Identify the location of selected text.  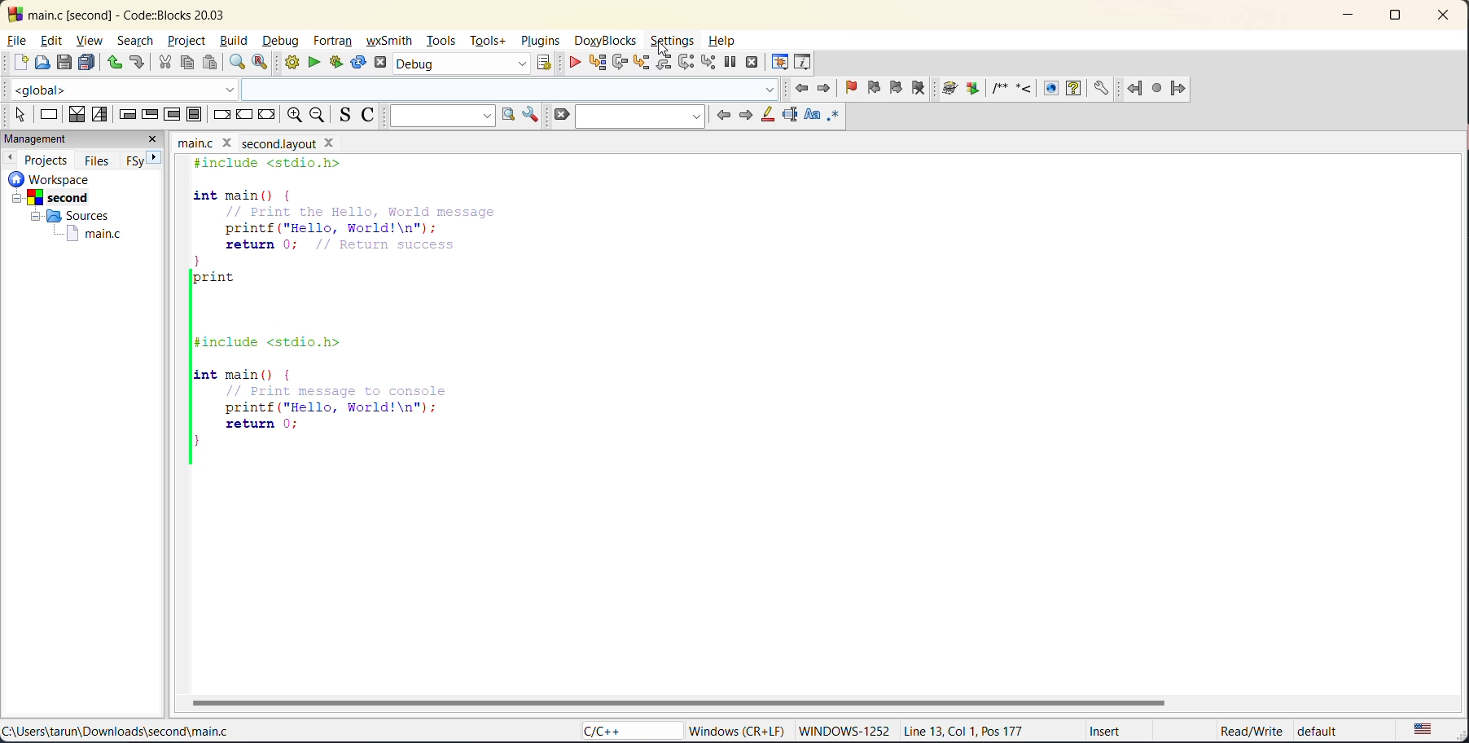
(788, 113).